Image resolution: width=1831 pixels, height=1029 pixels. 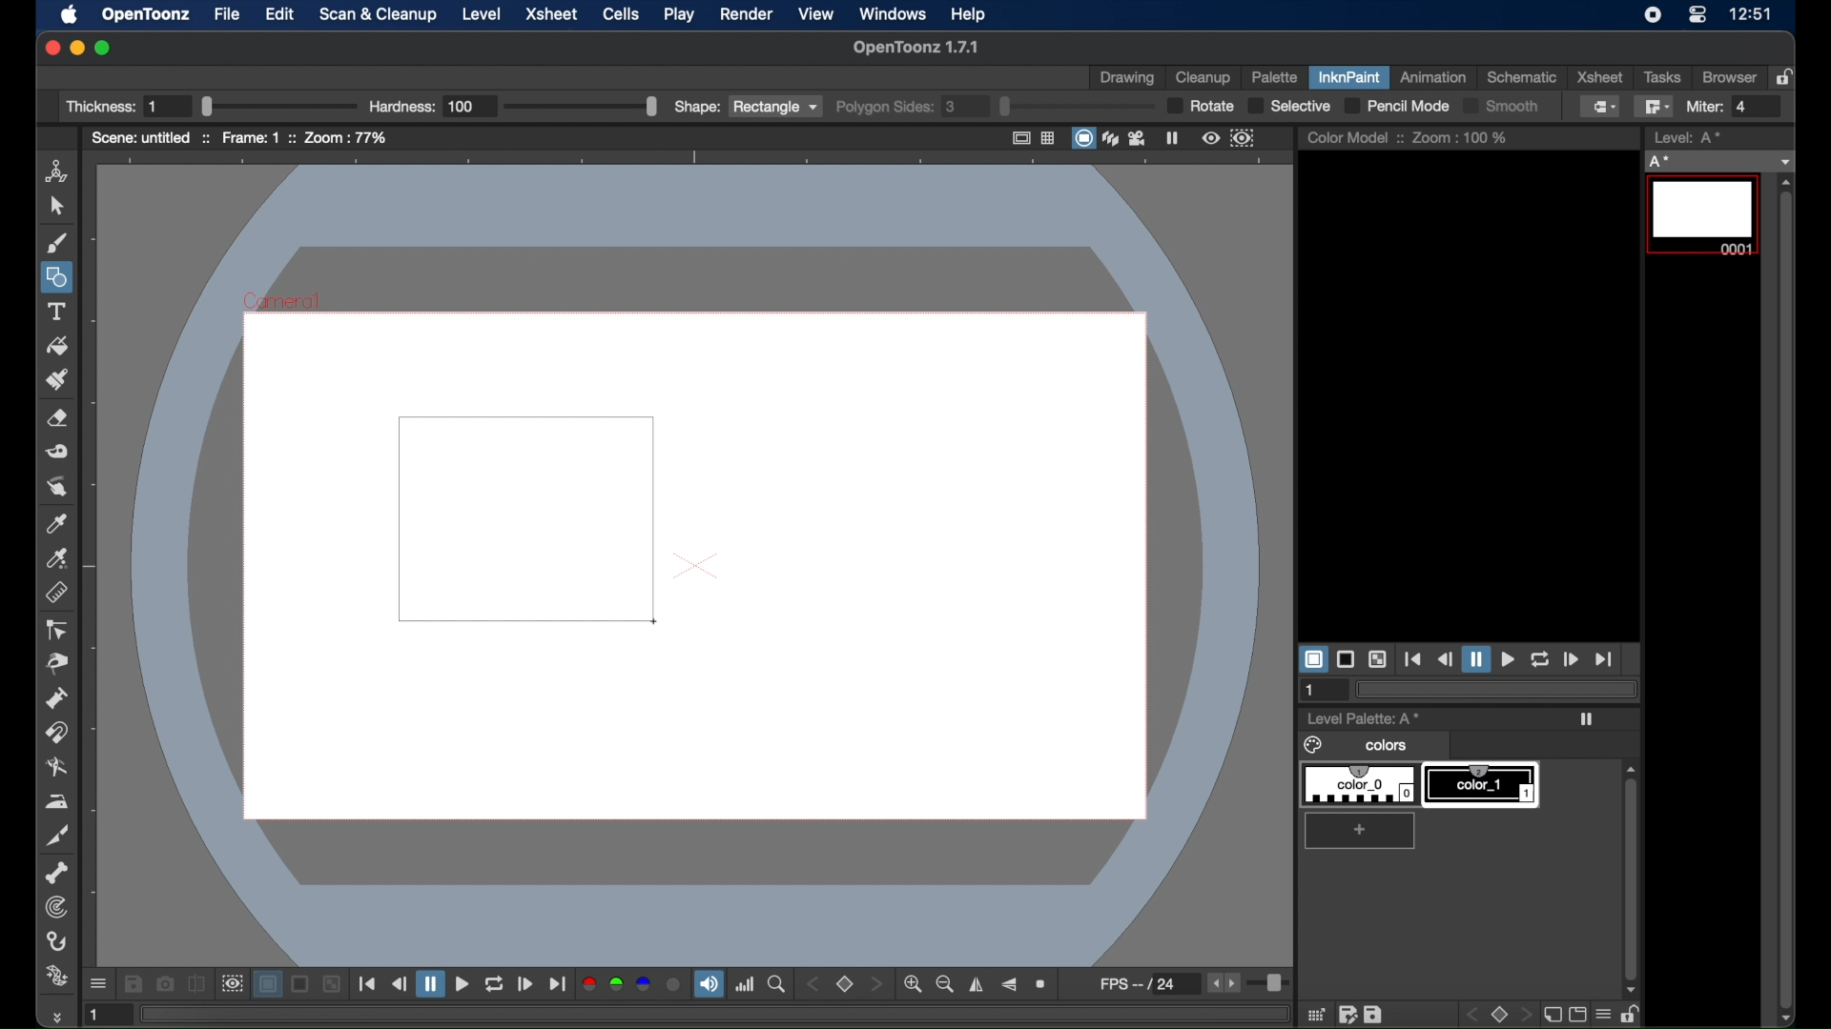 I want to click on pump tool, so click(x=56, y=698).